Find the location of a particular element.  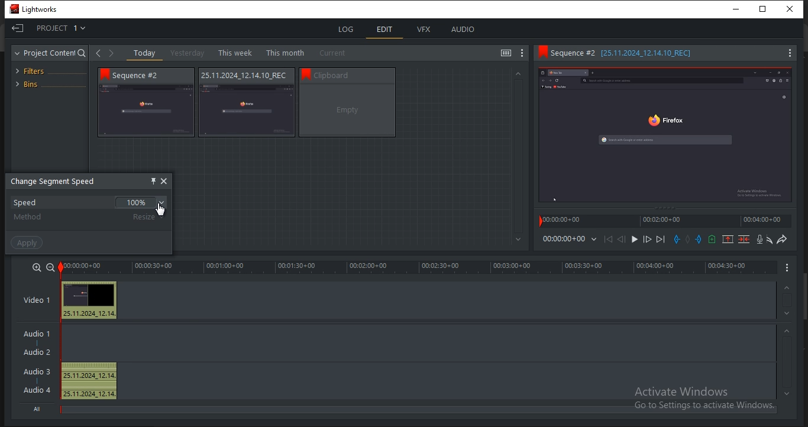

zoom out is located at coordinates (50, 267).